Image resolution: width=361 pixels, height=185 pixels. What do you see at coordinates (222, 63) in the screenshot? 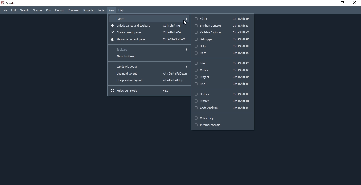
I see `Files` at bounding box center [222, 63].